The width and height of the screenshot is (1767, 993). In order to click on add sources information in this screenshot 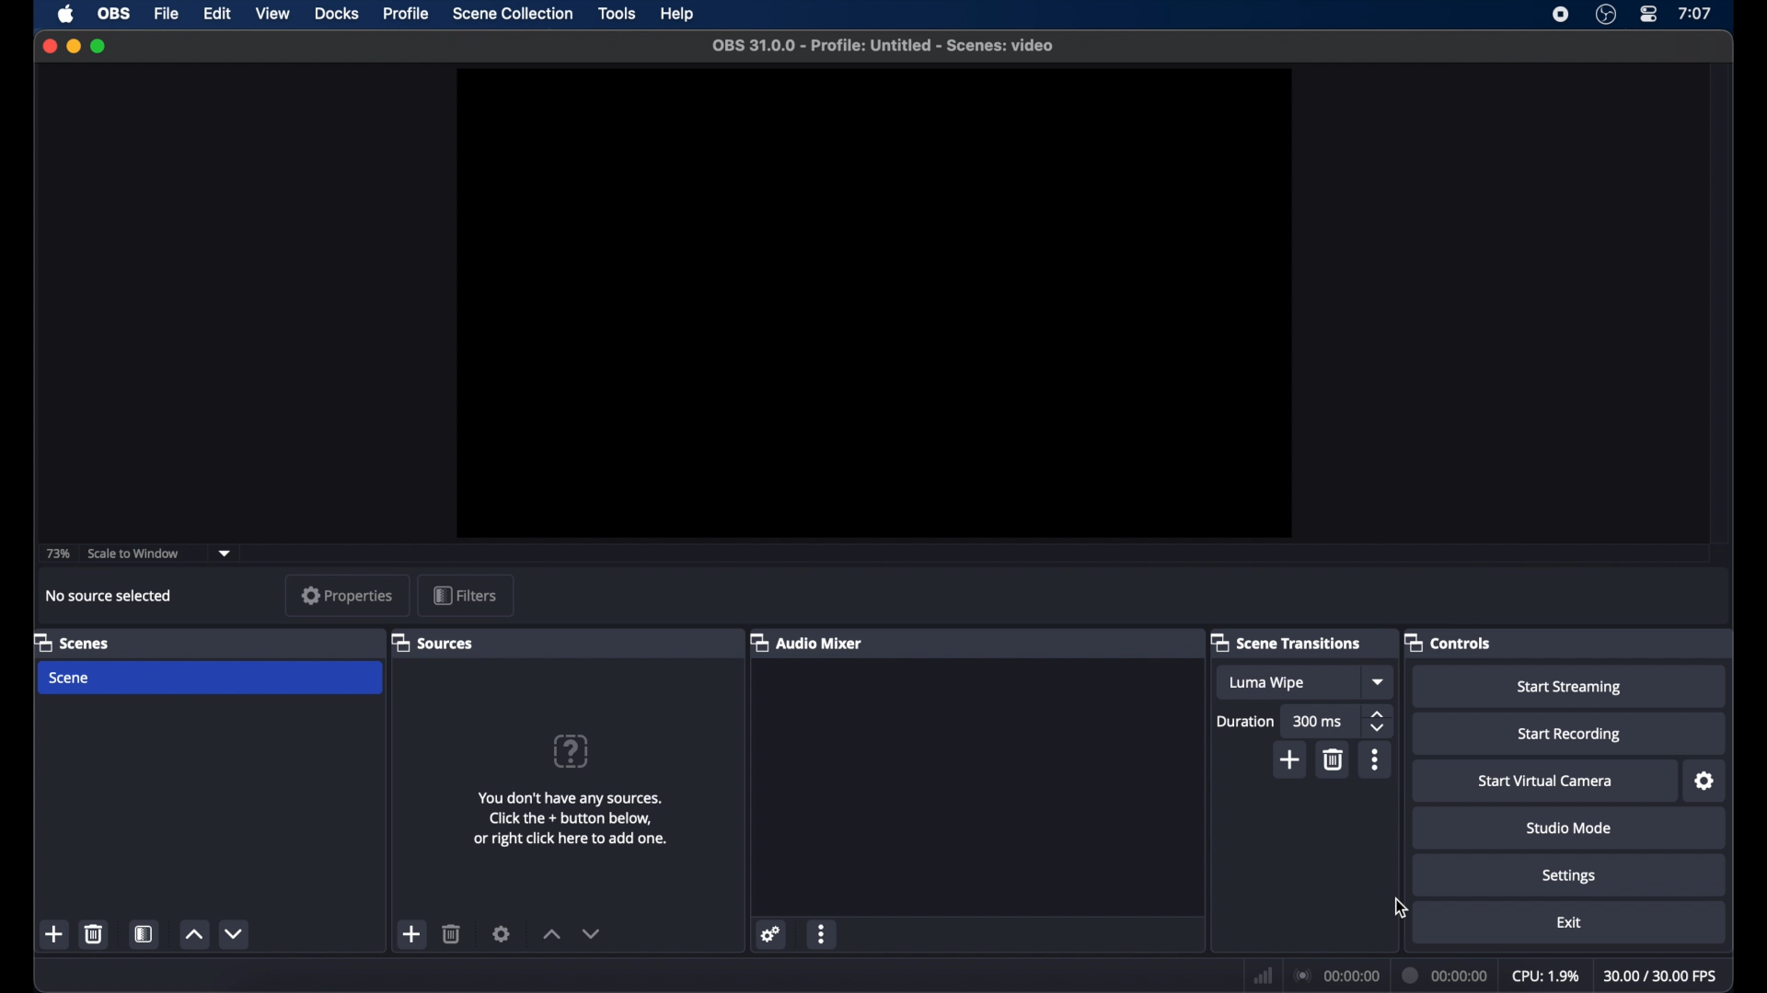, I will do `click(571, 818)`.